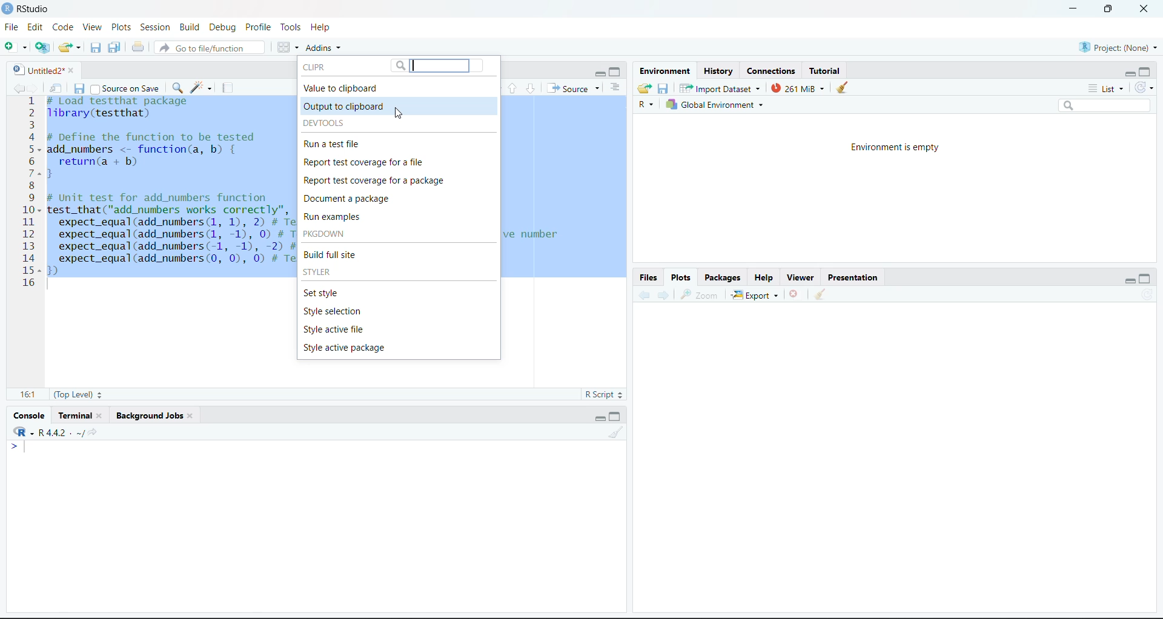 The height and width of the screenshot is (619, 1163). Describe the element at coordinates (170, 234) in the screenshot. I see `# Unit test for add_numbers functiontest_that("add_numbers works correctly", {expect_equal(add_numbers (1, 1), 2) # Test adding two positive numbersexpect_equal(add_numbers (1, -1), 0) # Test adding a positive and a negative numberexpect_equal(add_numbers(-1, -1), -2) # Test adding two negative numbersexpect_equal(add_numbers (0, 0), 0) # Test adding zeros)` at that location.